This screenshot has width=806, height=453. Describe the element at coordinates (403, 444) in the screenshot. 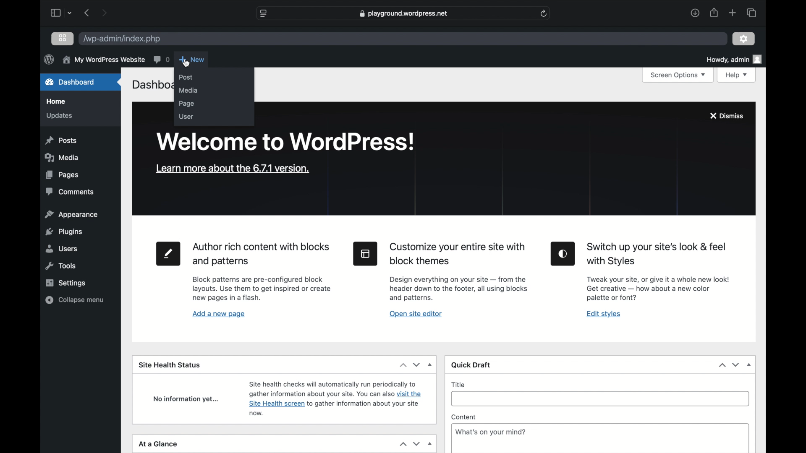

I see `stepper button up` at that location.